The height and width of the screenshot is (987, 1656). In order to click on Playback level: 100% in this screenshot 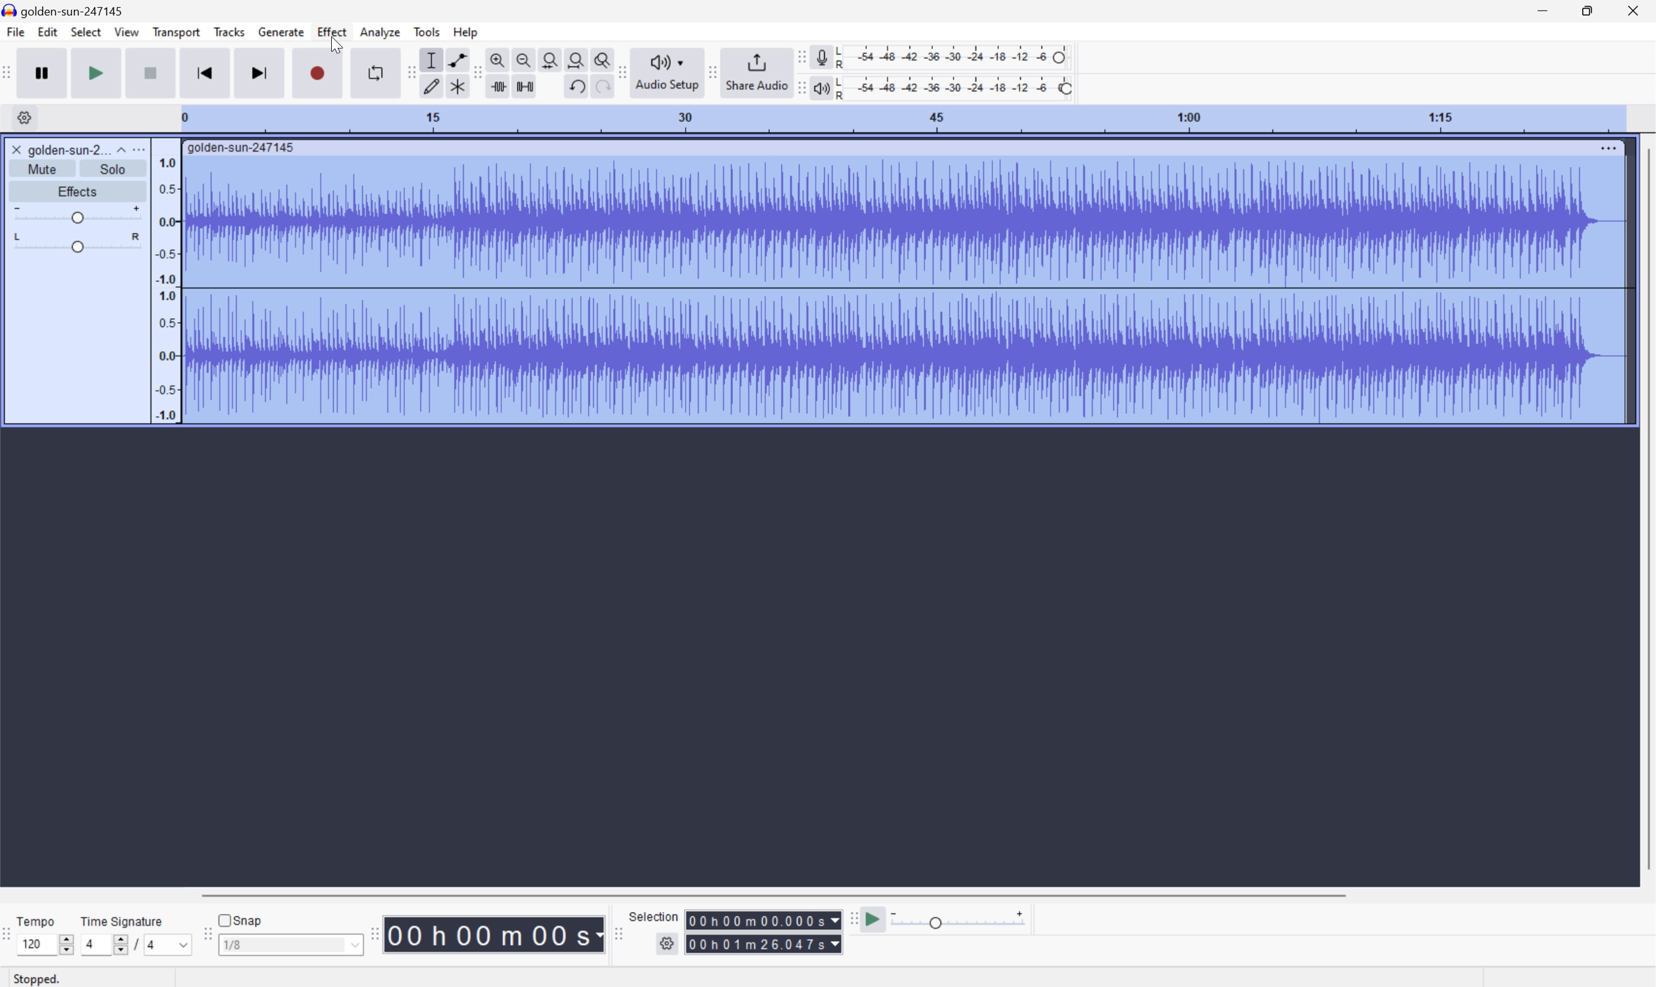, I will do `click(956, 87)`.